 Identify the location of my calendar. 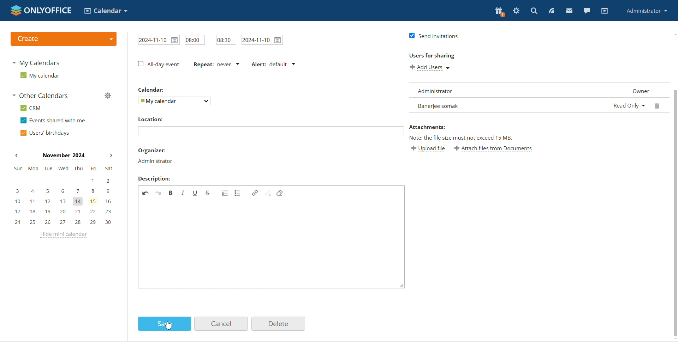
(39, 75).